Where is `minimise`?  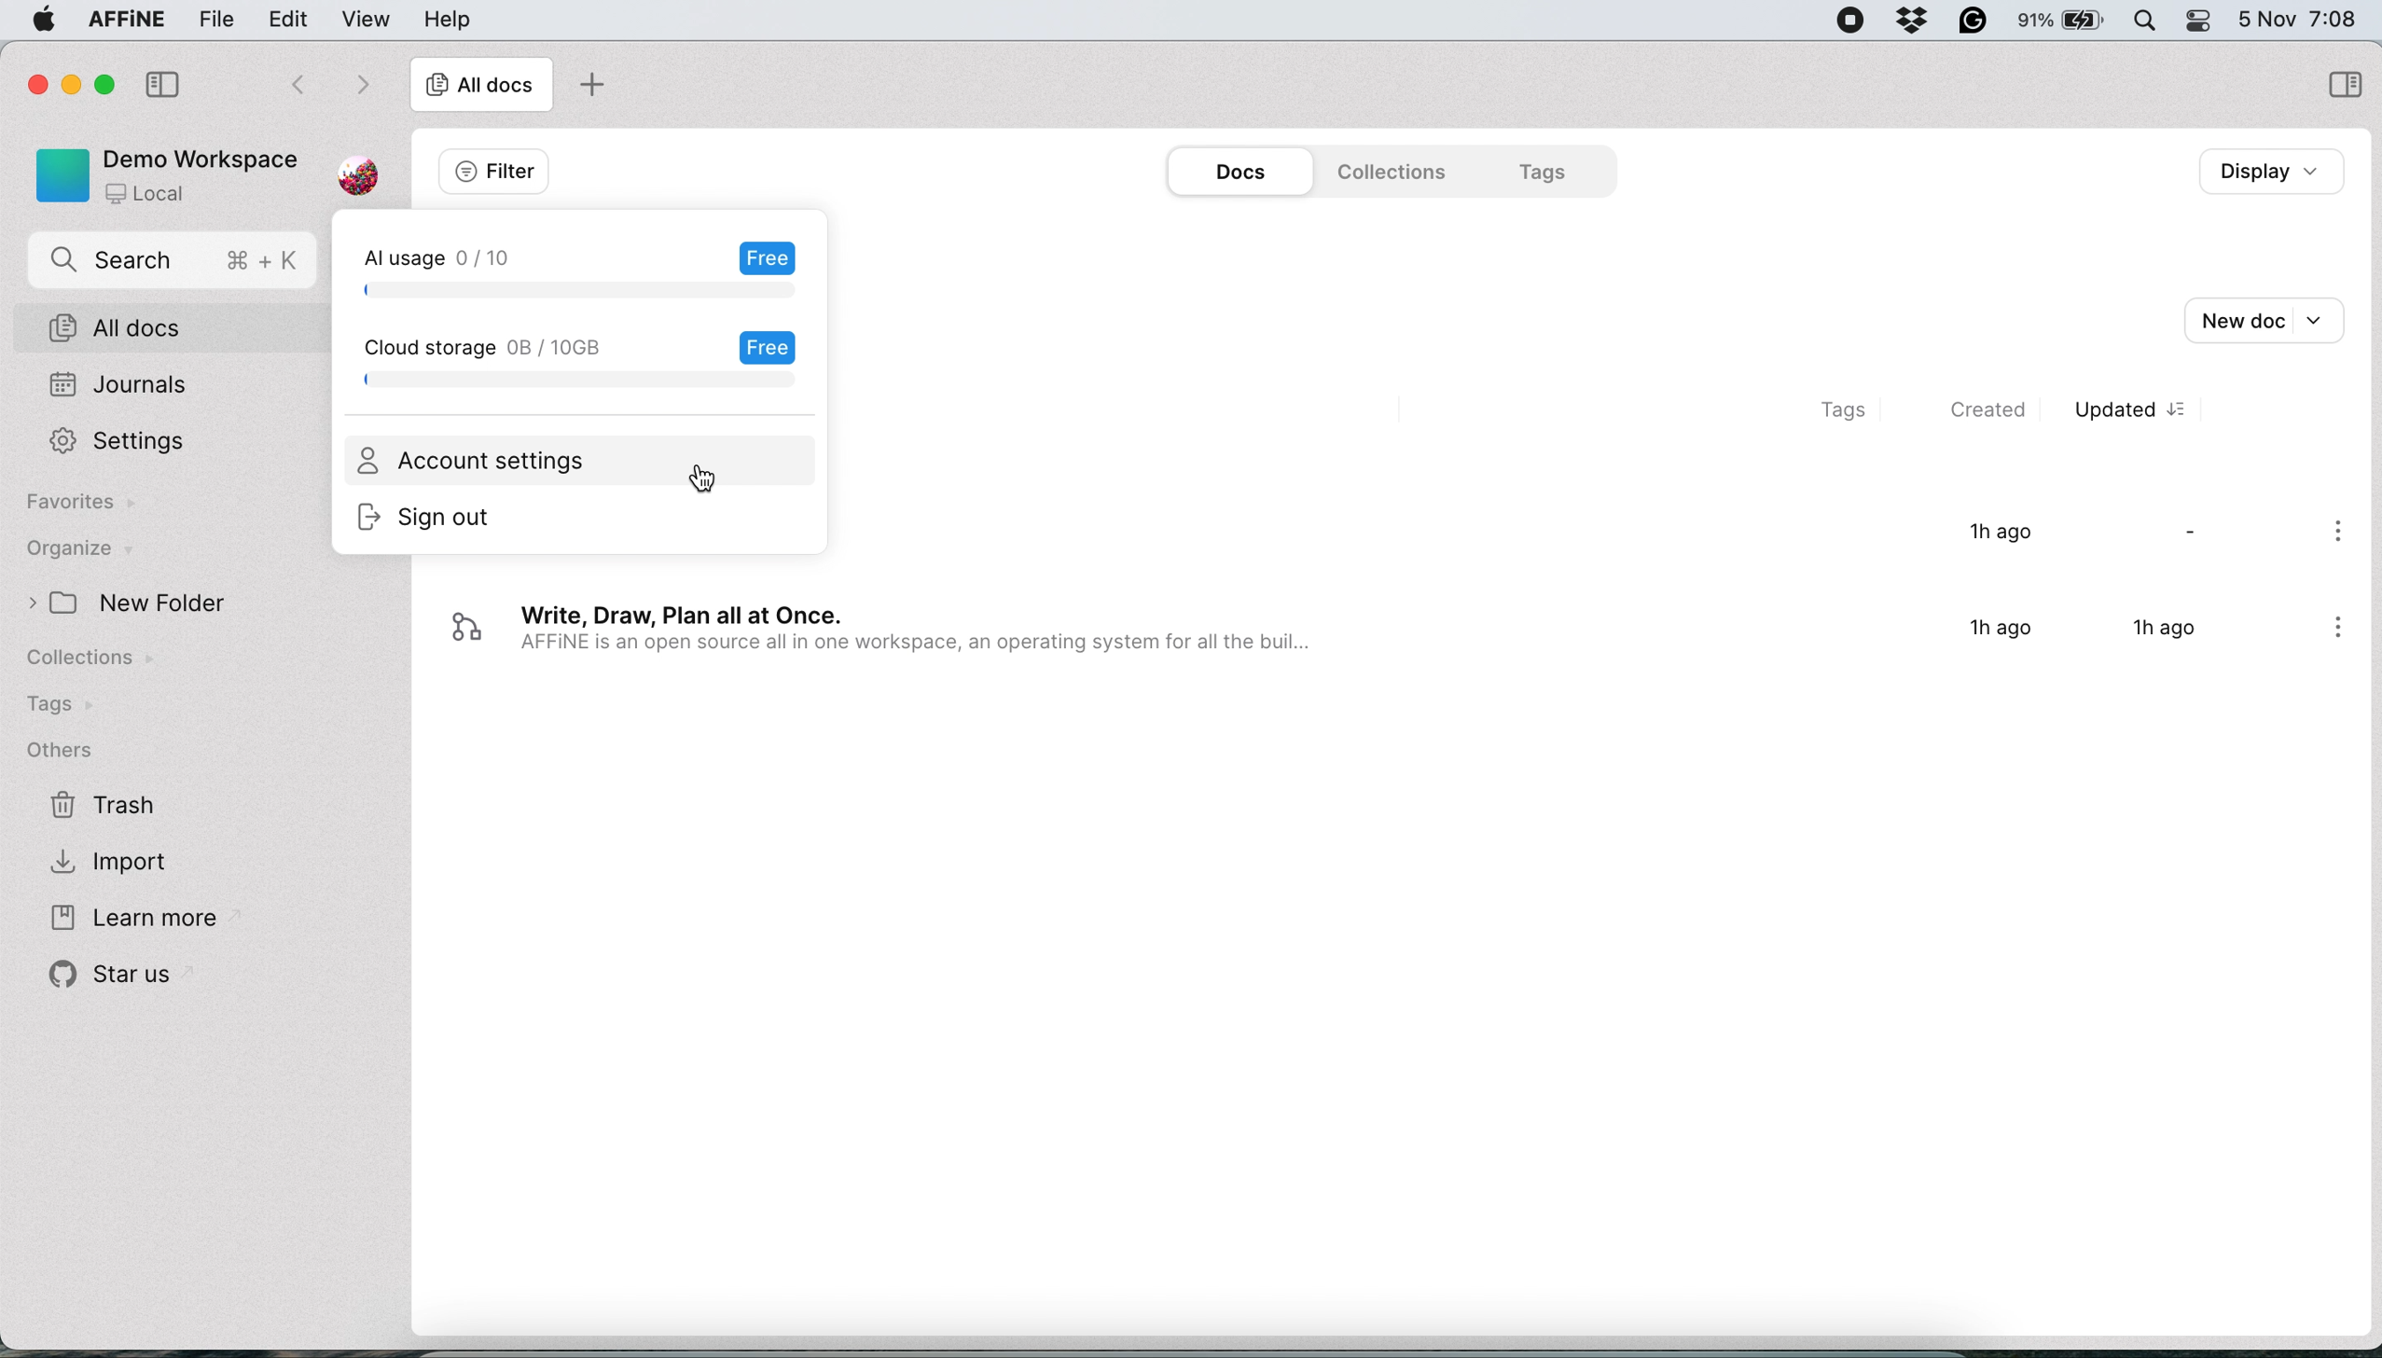 minimise is located at coordinates (66, 84).